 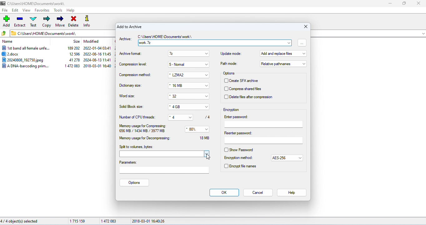 I want to click on info, so click(x=88, y=22).